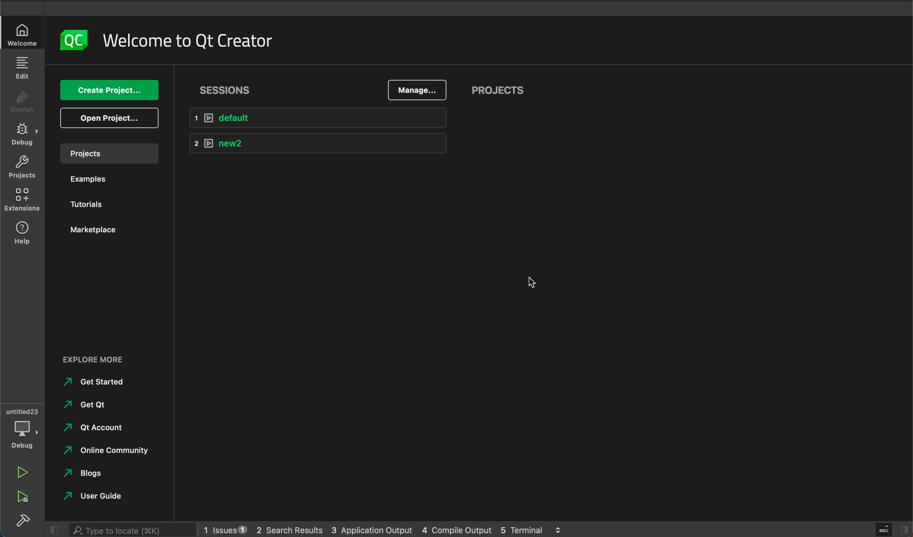  What do you see at coordinates (97, 230) in the screenshot?
I see `marketplace` at bounding box center [97, 230].